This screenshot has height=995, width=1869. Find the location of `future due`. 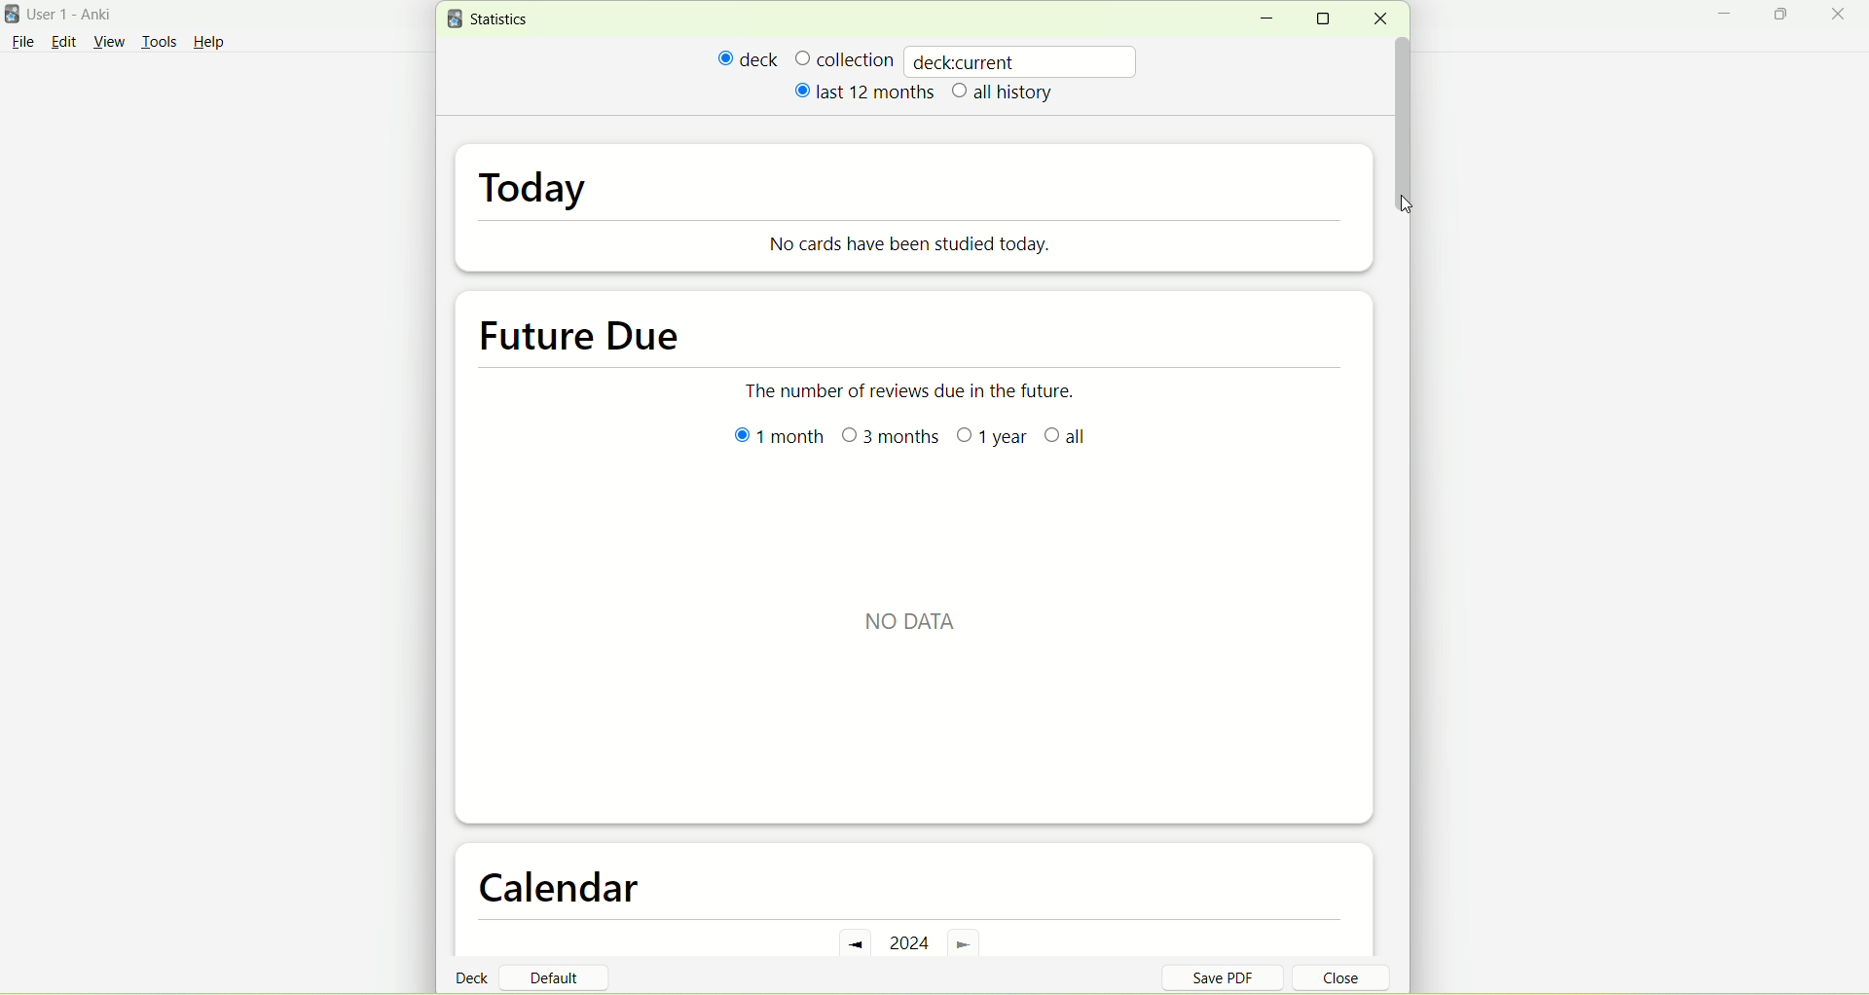

future due is located at coordinates (585, 333).